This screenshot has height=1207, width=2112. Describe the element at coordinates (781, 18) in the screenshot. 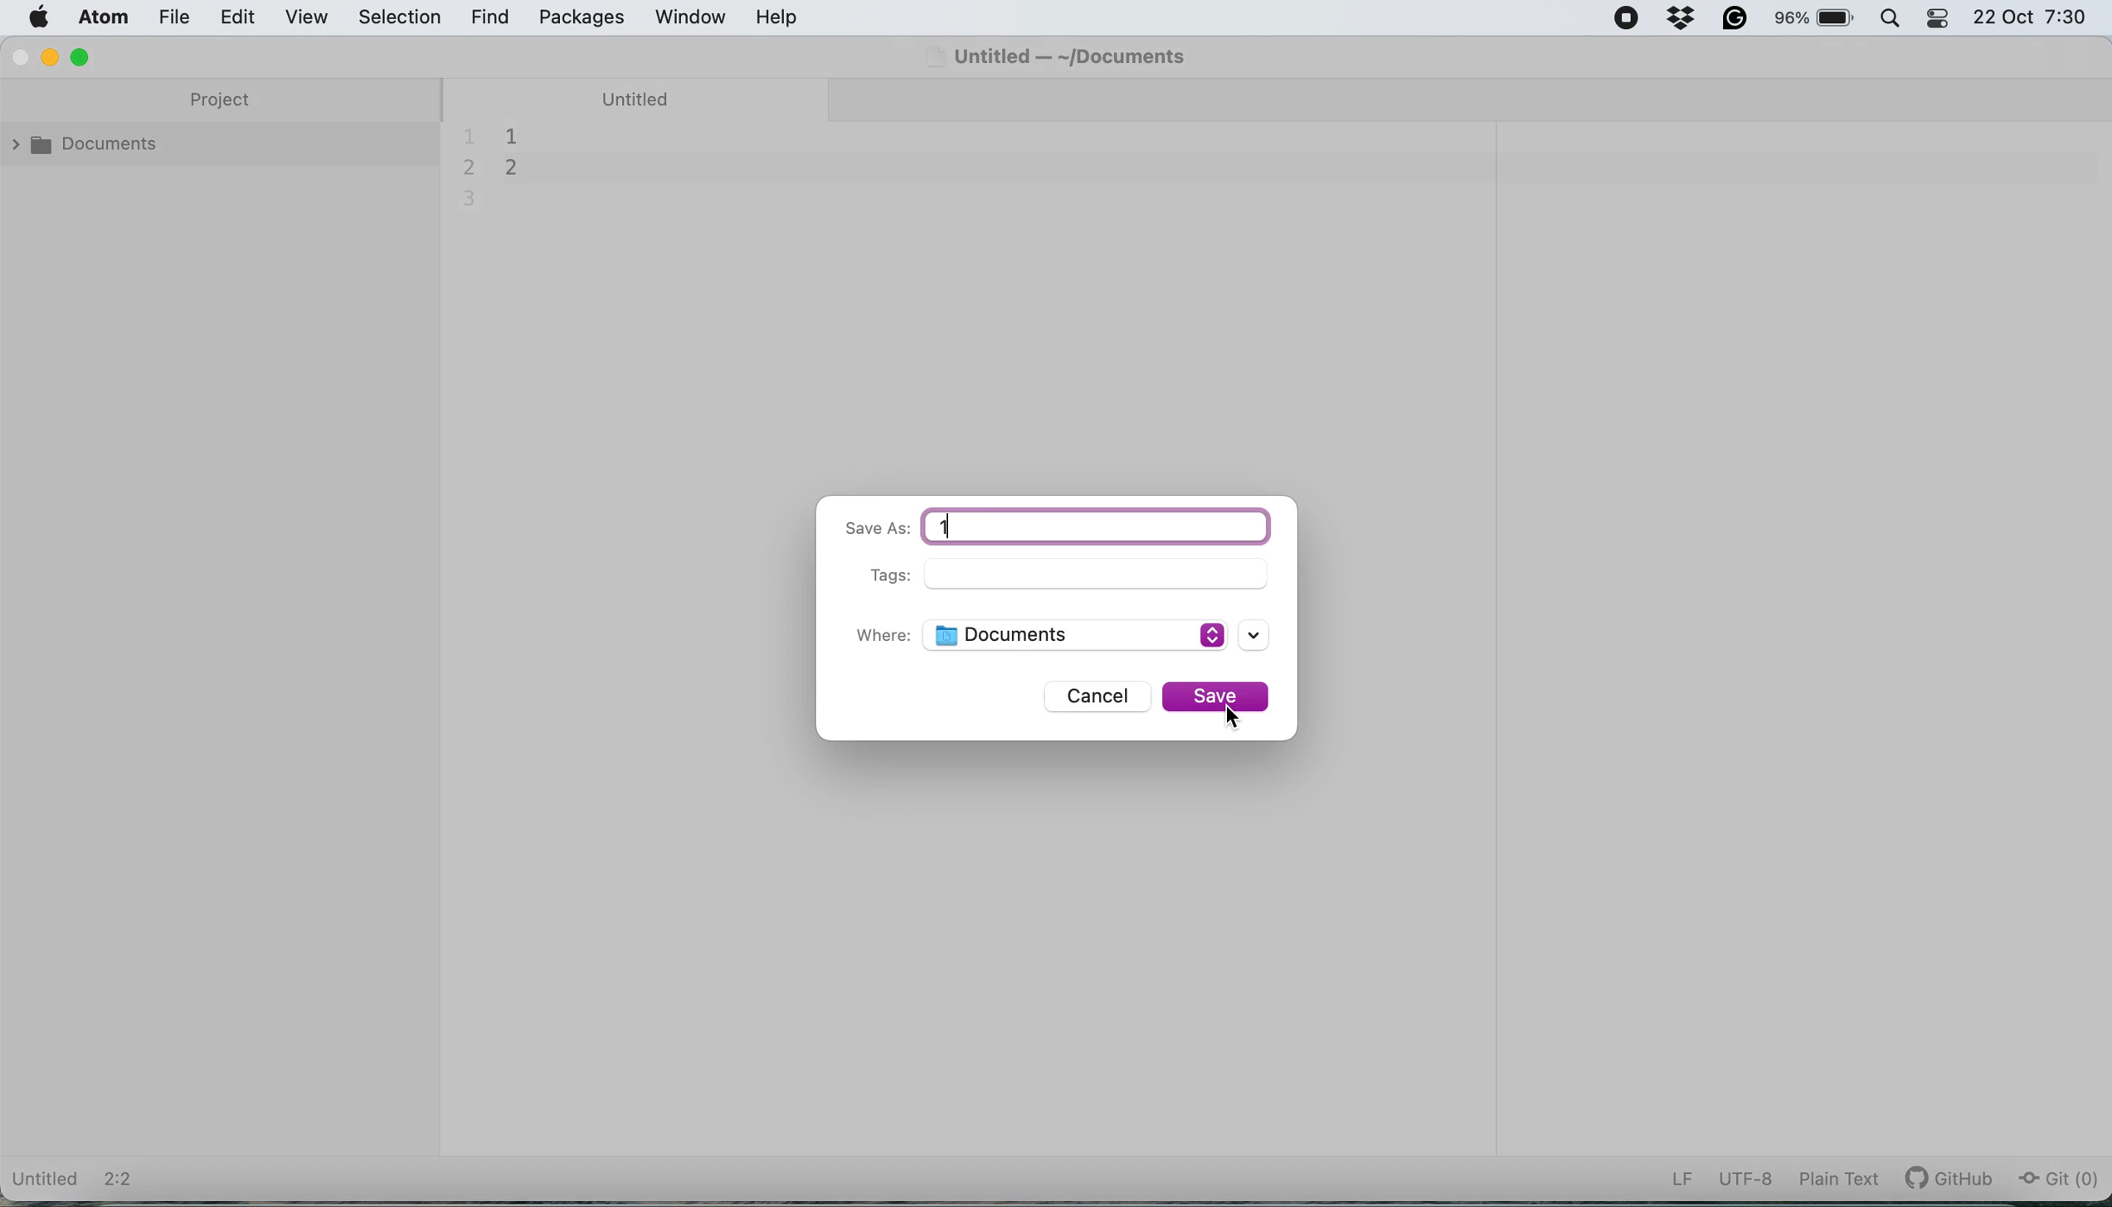

I see `help` at that location.